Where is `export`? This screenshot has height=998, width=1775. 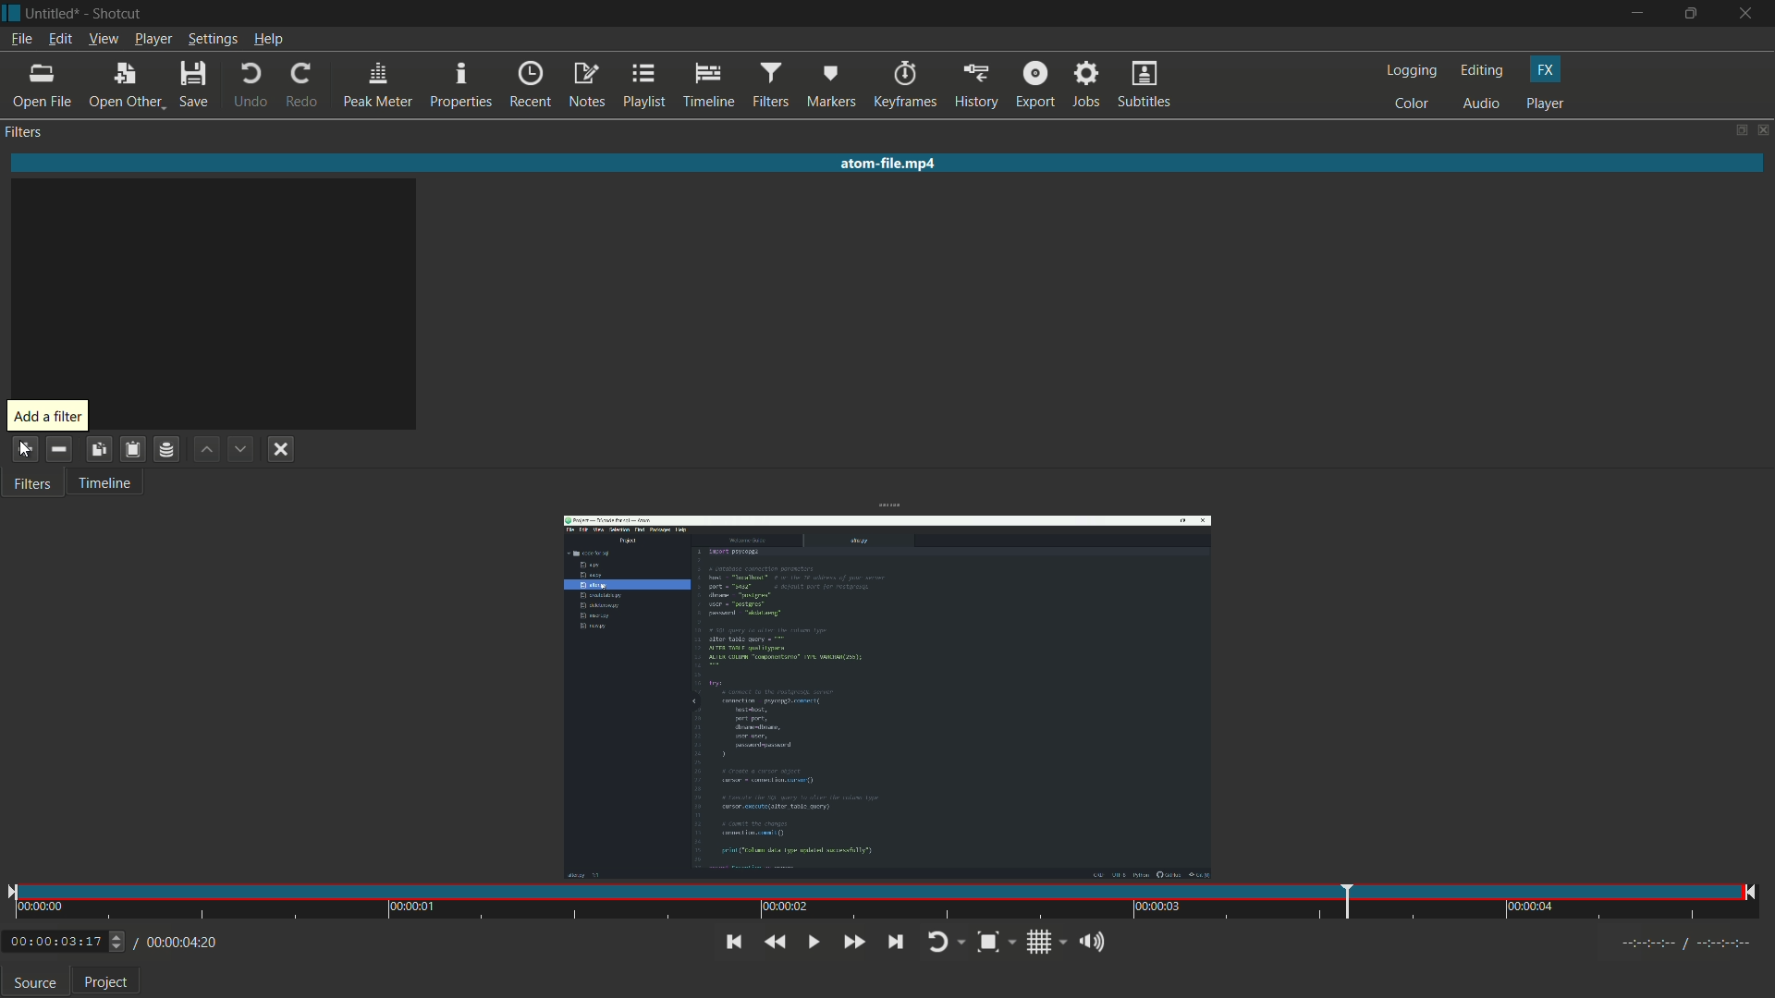 export is located at coordinates (1033, 86).